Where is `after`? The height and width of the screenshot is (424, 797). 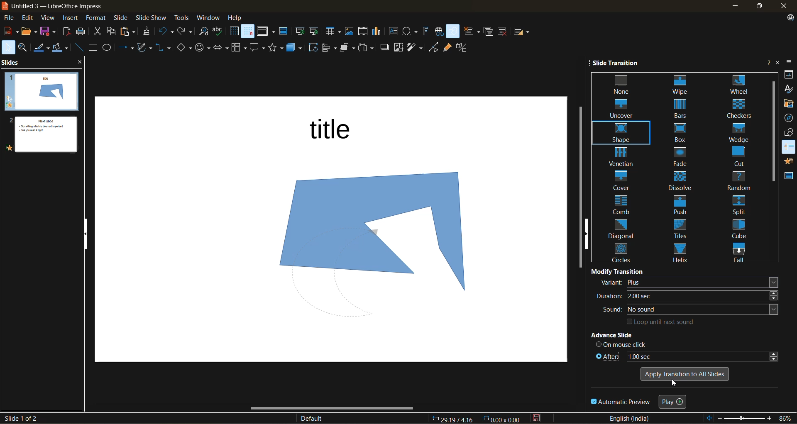
after is located at coordinates (685, 355).